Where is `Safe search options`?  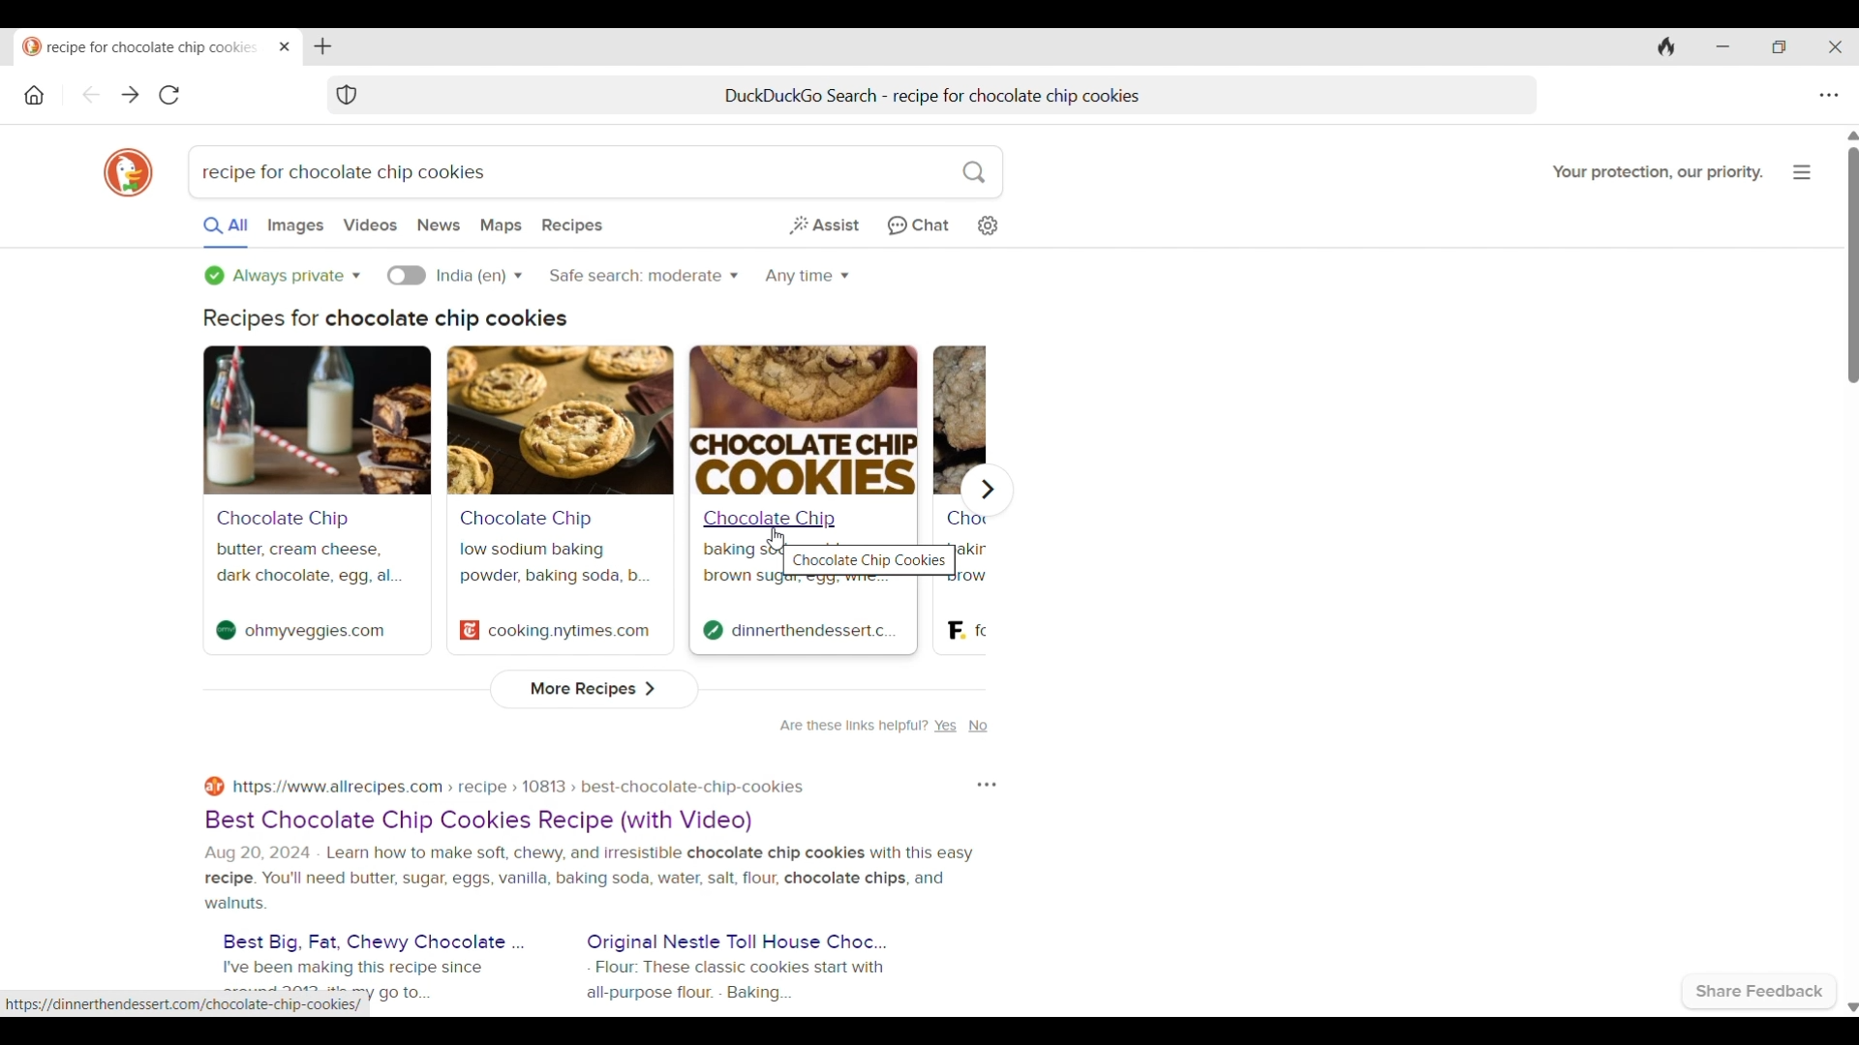
Safe search options is located at coordinates (645, 276).